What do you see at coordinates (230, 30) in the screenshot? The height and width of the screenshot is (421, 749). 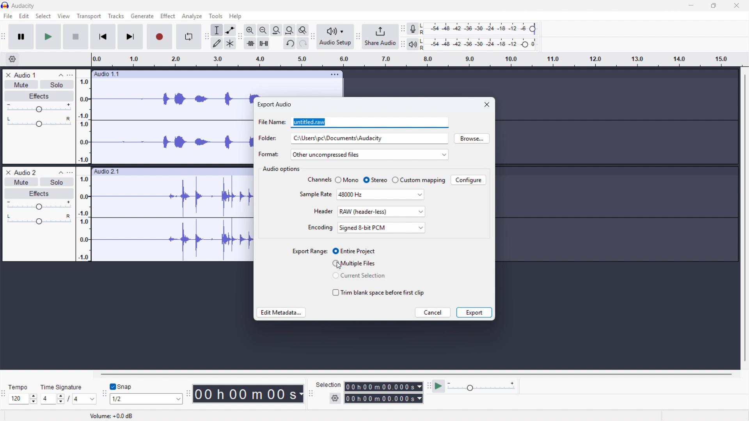 I see `Envelope tool ` at bounding box center [230, 30].